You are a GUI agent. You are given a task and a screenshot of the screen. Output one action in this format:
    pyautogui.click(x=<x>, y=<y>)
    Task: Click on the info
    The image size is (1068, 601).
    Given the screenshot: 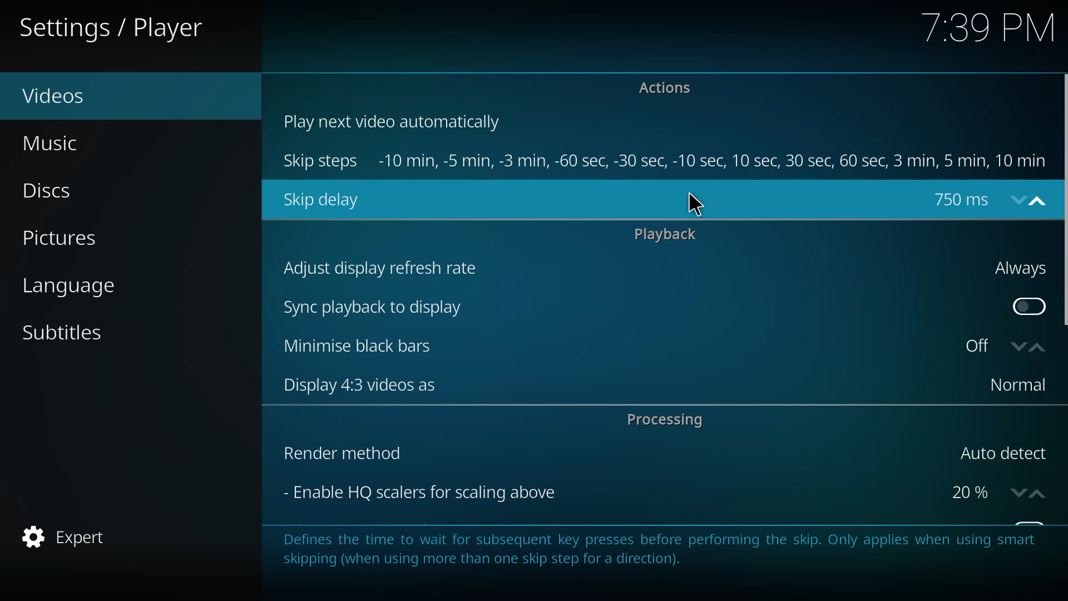 What is the action you would take?
    pyautogui.click(x=667, y=555)
    